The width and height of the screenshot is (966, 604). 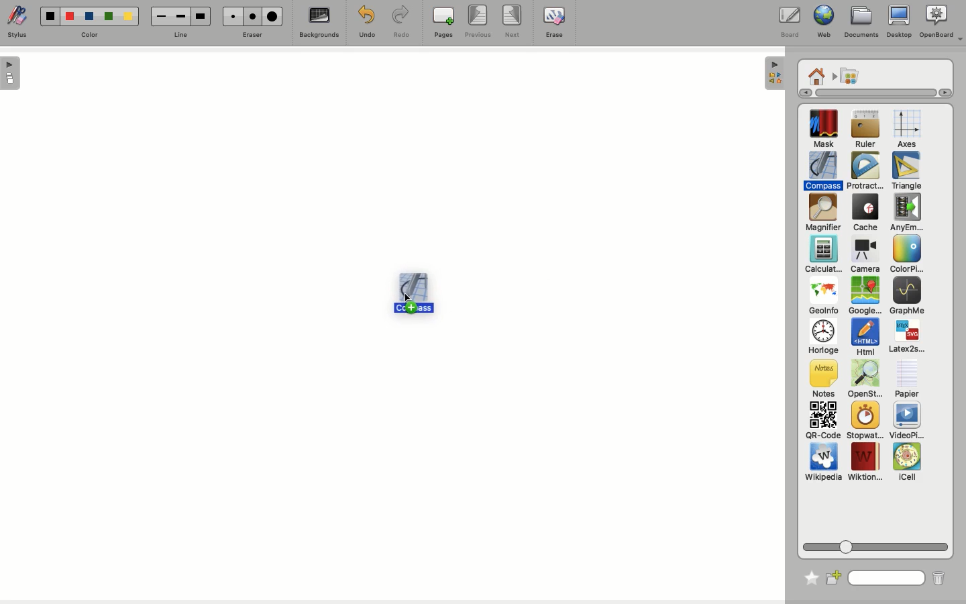 What do you see at coordinates (180, 16) in the screenshot?
I see `line2` at bounding box center [180, 16].